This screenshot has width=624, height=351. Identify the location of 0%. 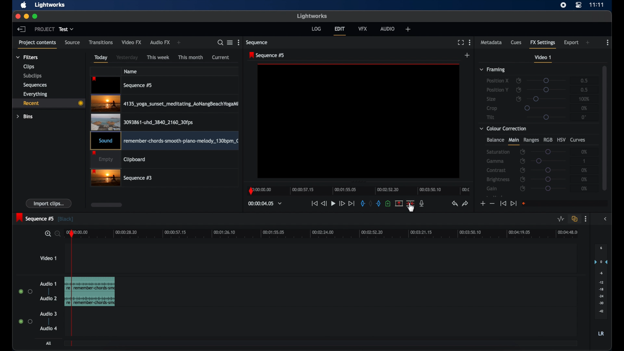
(585, 188).